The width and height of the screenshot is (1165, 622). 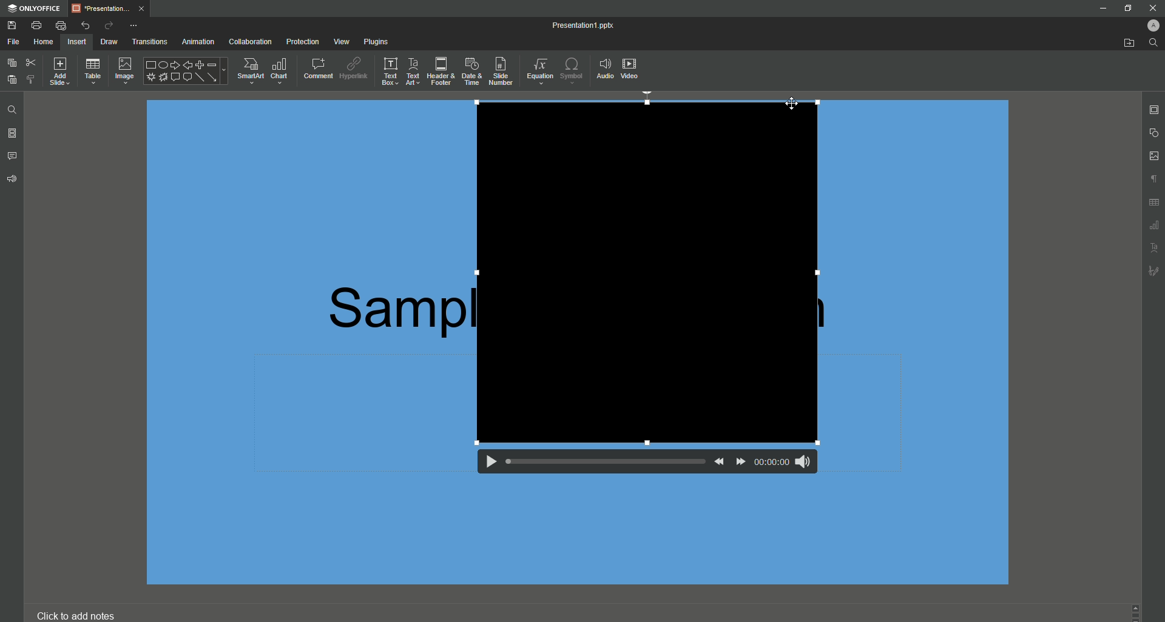 I want to click on Transitions, so click(x=149, y=42).